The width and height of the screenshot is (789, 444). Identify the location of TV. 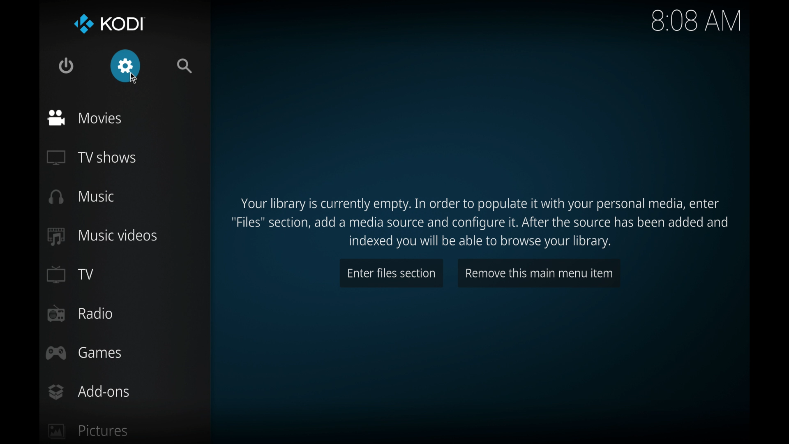
(71, 274).